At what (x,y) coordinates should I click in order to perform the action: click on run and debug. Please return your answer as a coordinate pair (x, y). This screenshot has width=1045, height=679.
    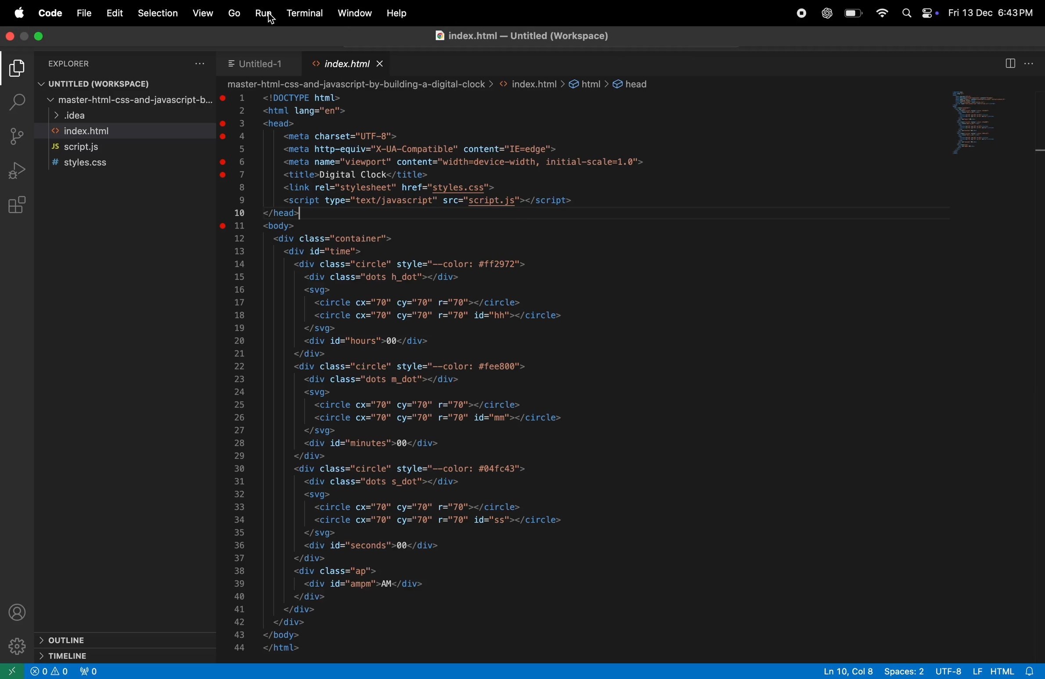
    Looking at the image, I should click on (17, 172).